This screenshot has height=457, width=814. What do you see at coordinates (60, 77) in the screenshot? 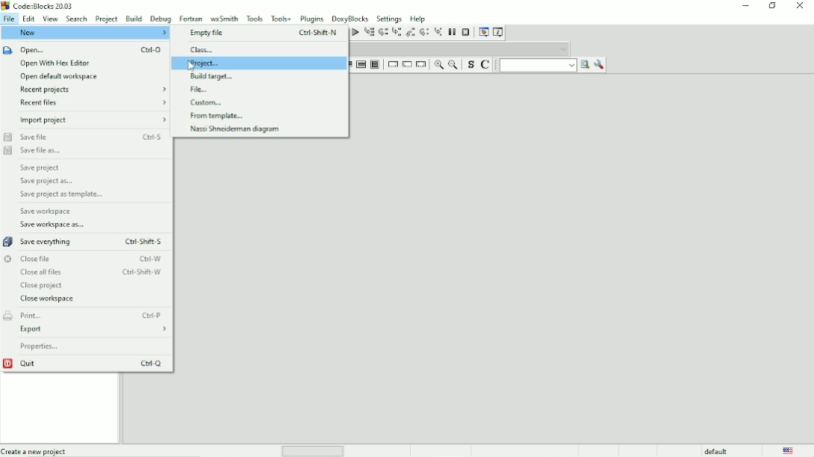
I see `Open default workspace` at bounding box center [60, 77].